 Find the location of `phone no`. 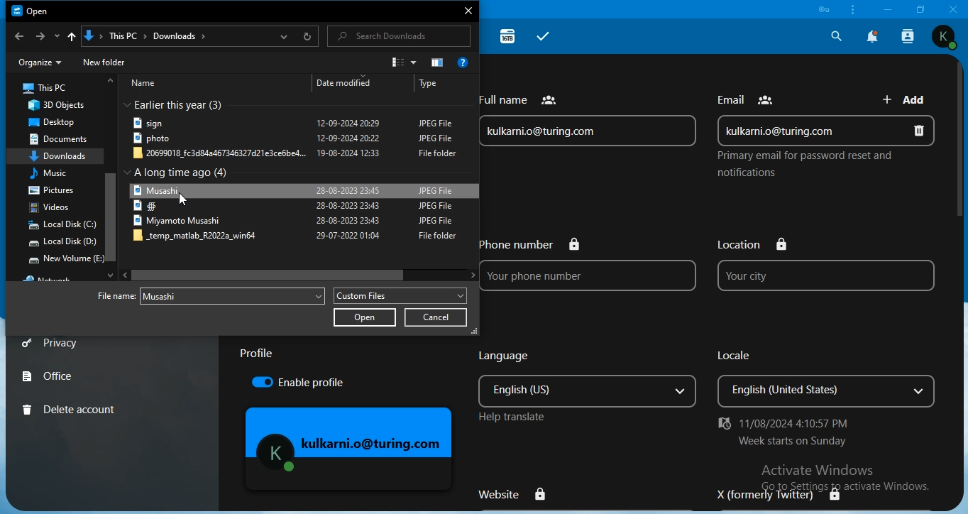

phone no is located at coordinates (593, 265).